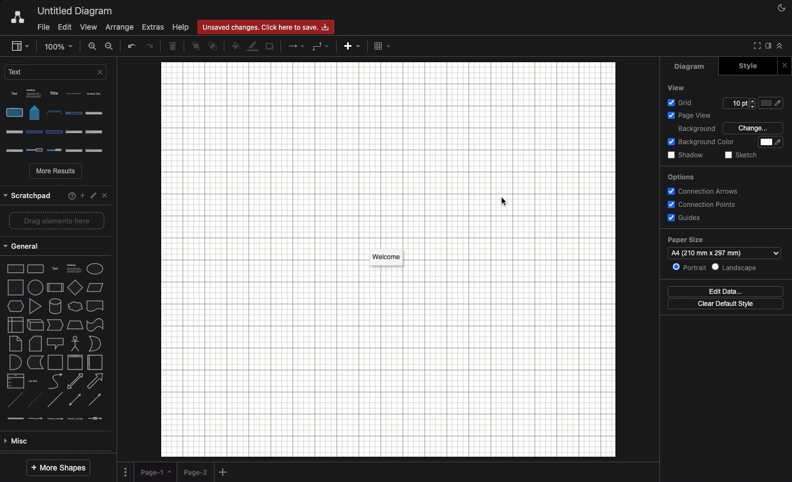 The image size is (792, 482). I want to click on Options, so click(125, 471).